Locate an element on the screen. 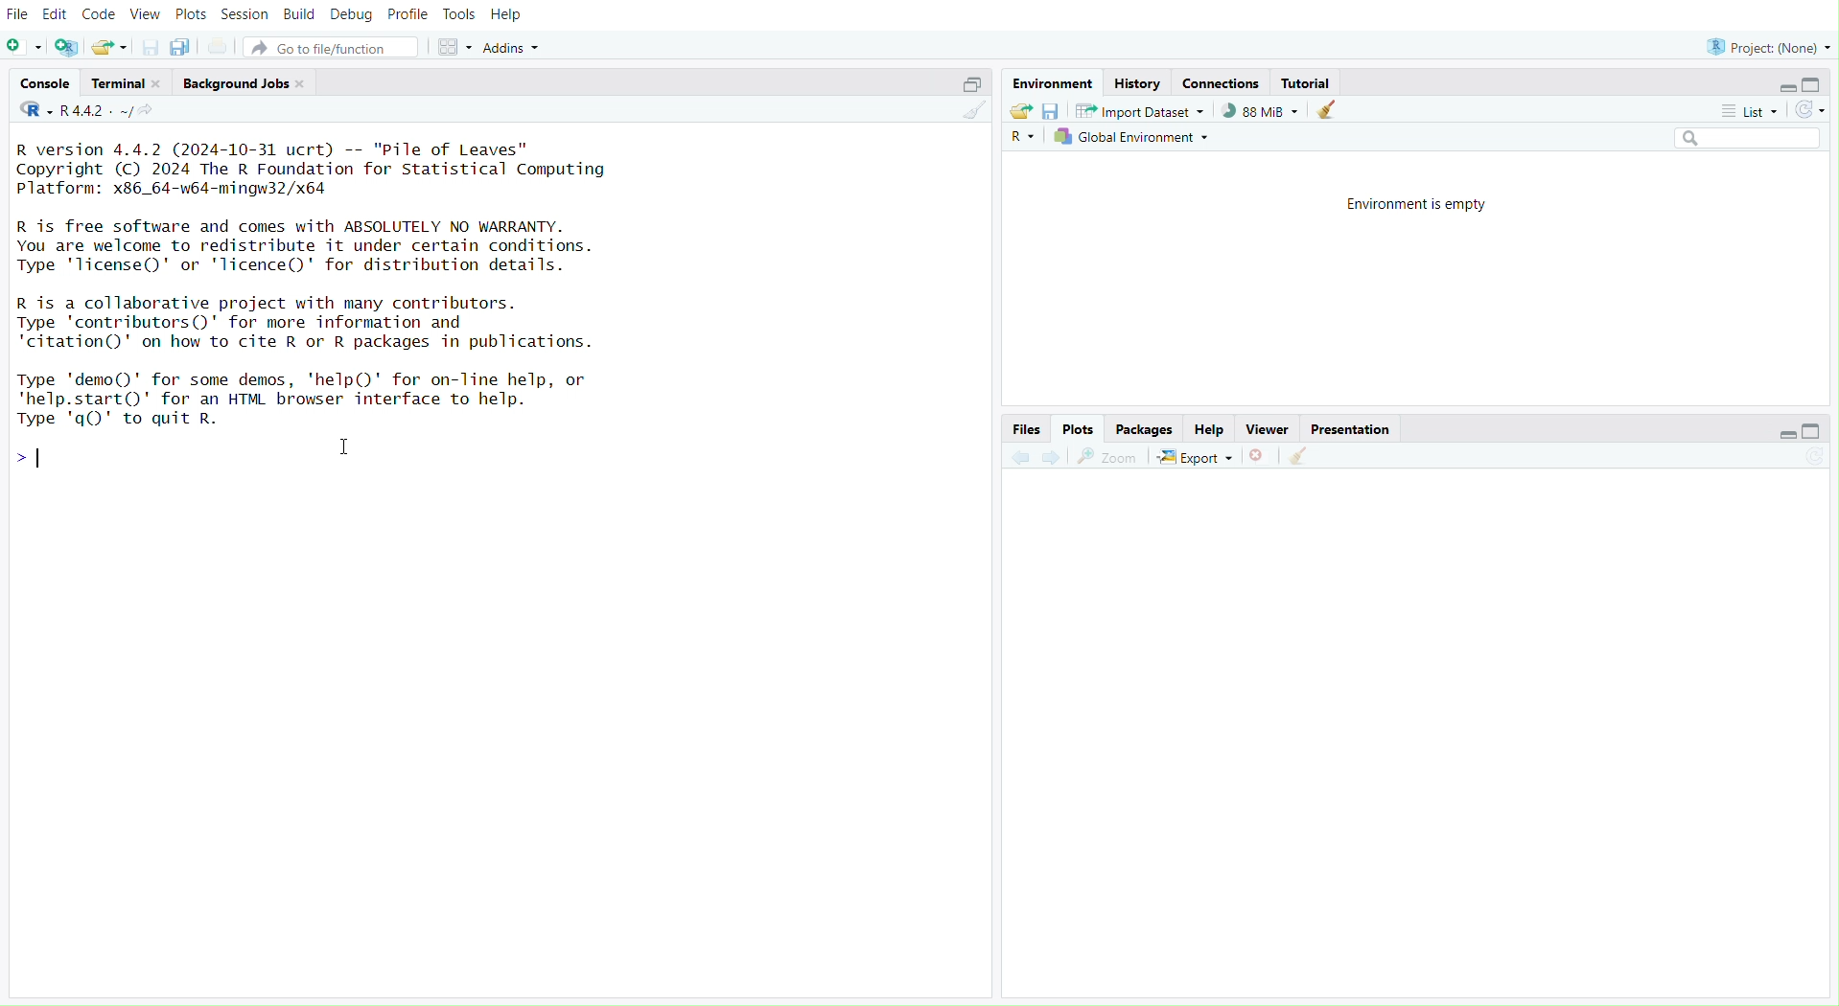 The height and width of the screenshot is (1006, 1839). Debug is located at coordinates (351, 17).